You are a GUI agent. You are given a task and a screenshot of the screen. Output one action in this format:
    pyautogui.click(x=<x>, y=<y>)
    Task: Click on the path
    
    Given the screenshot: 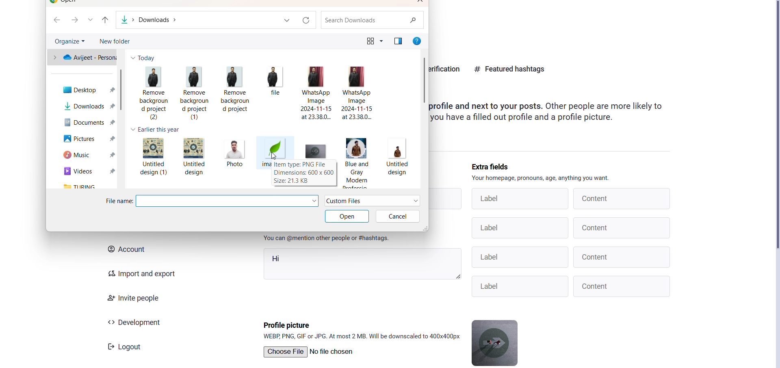 What is the action you would take?
    pyautogui.click(x=155, y=19)
    